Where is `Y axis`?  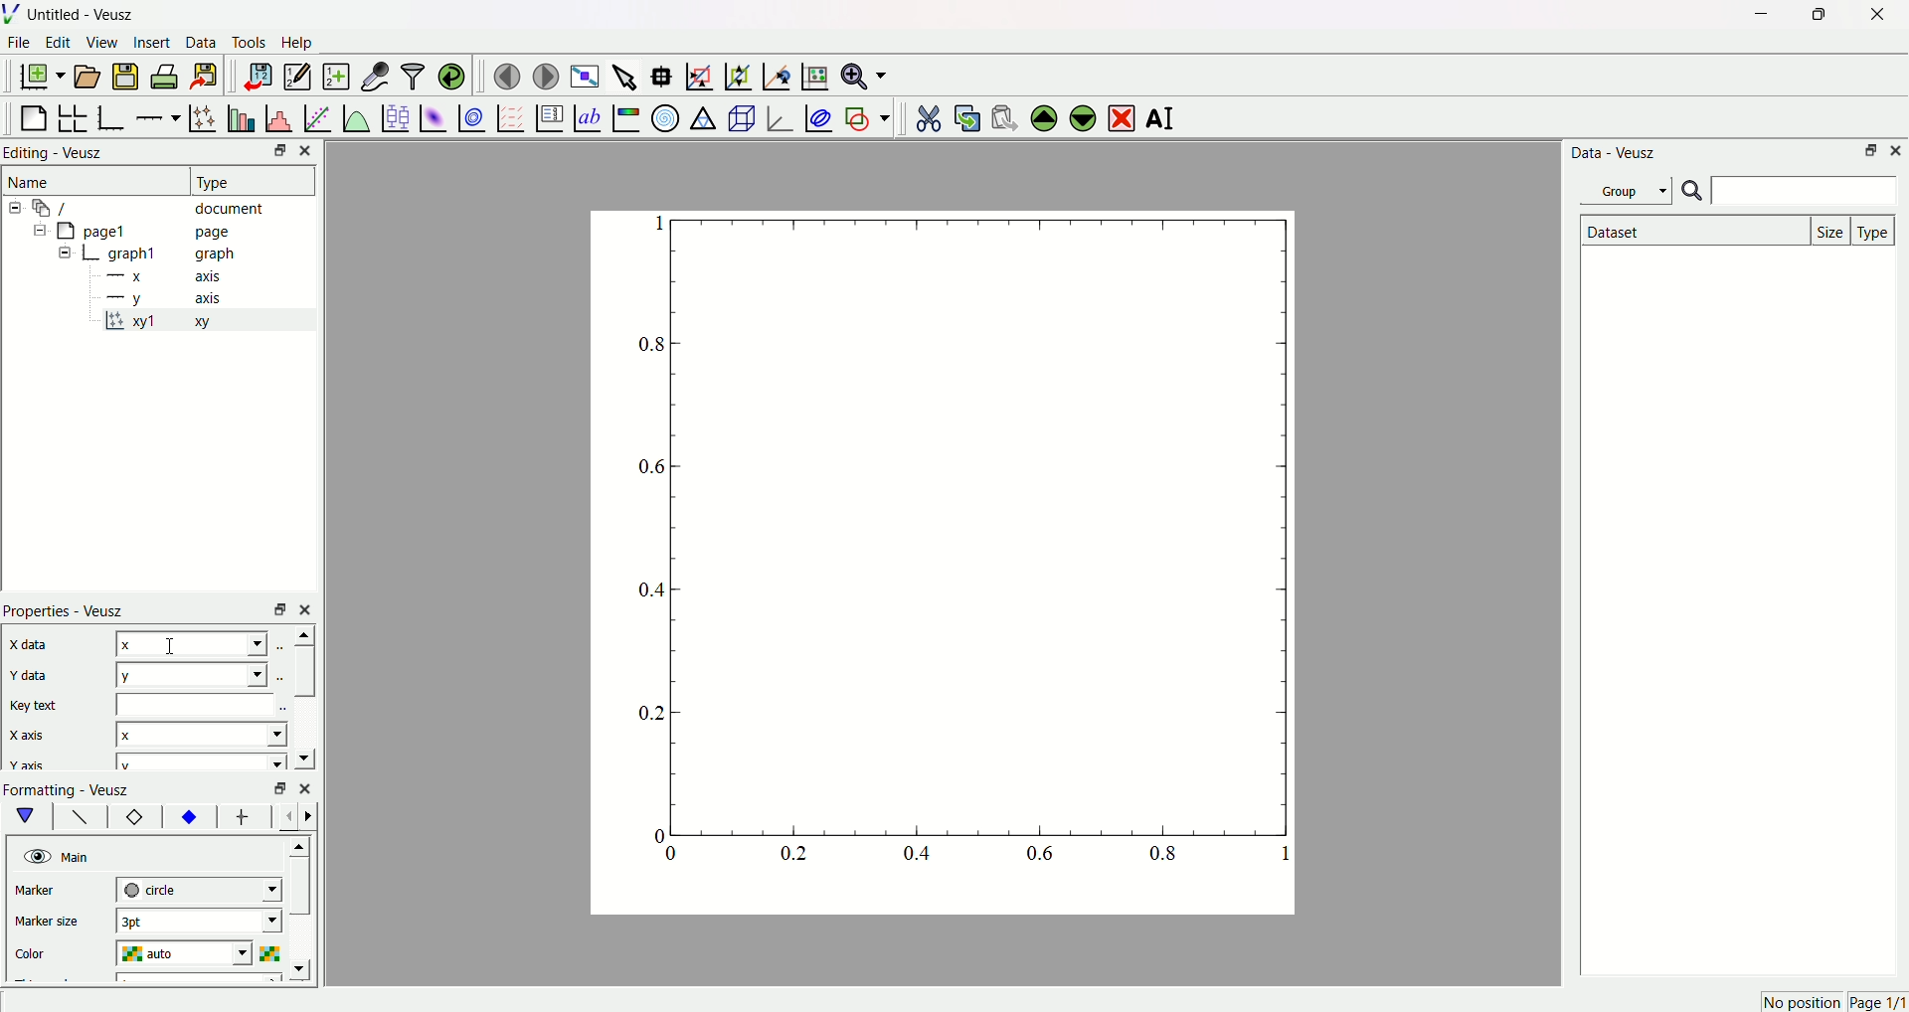 Y axis is located at coordinates (29, 765).